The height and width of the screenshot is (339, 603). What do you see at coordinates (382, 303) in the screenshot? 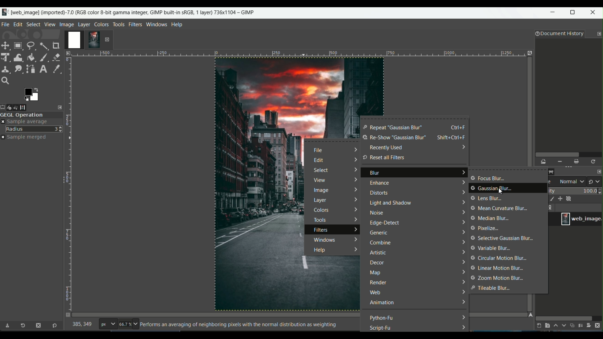
I see `animation` at bounding box center [382, 303].